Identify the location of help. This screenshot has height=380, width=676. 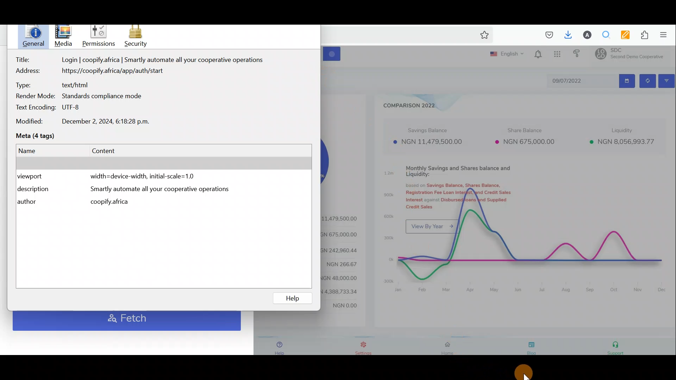
(284, 298).